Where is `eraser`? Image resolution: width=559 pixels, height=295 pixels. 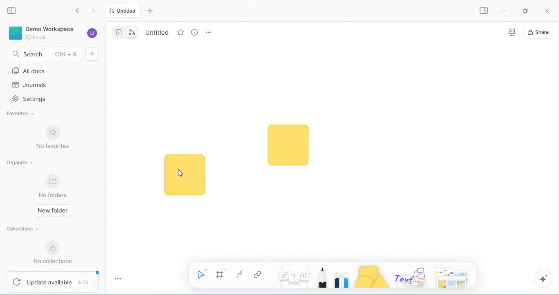 eraser is located at coordinates (343, 277).